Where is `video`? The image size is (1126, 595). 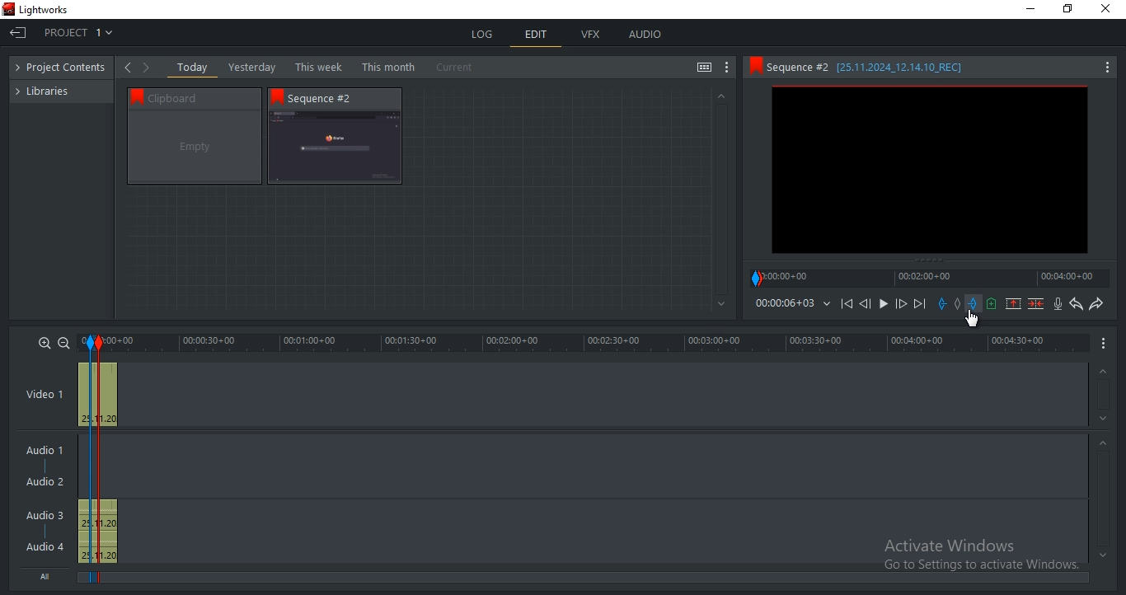 video is located at coordinates (98, 392).